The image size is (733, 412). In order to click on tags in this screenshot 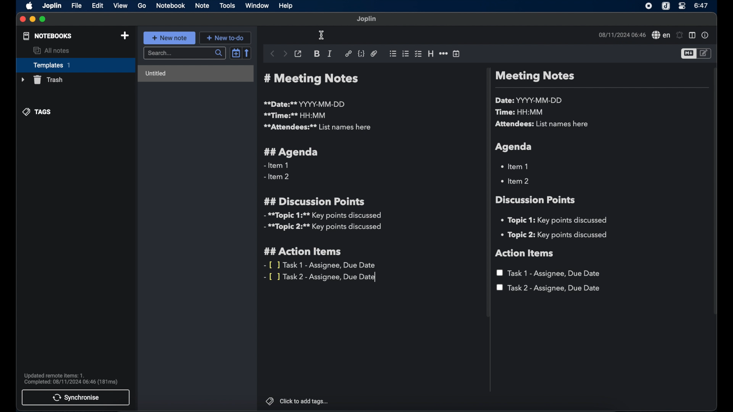, I will do `click(38, 112)`.